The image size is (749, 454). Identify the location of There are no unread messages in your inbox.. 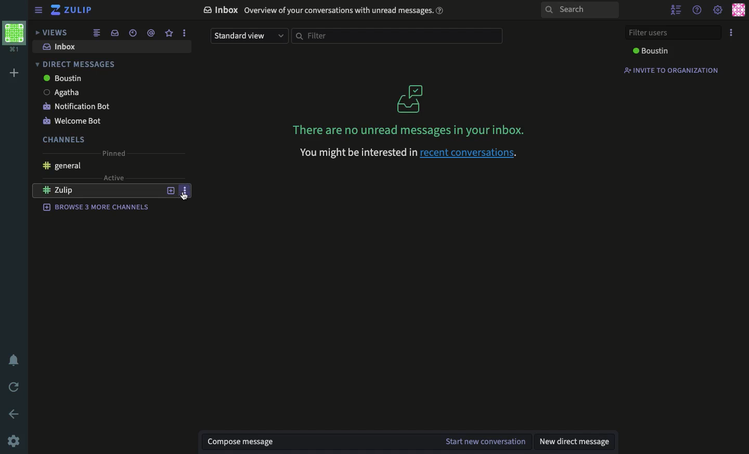
(411, 109).